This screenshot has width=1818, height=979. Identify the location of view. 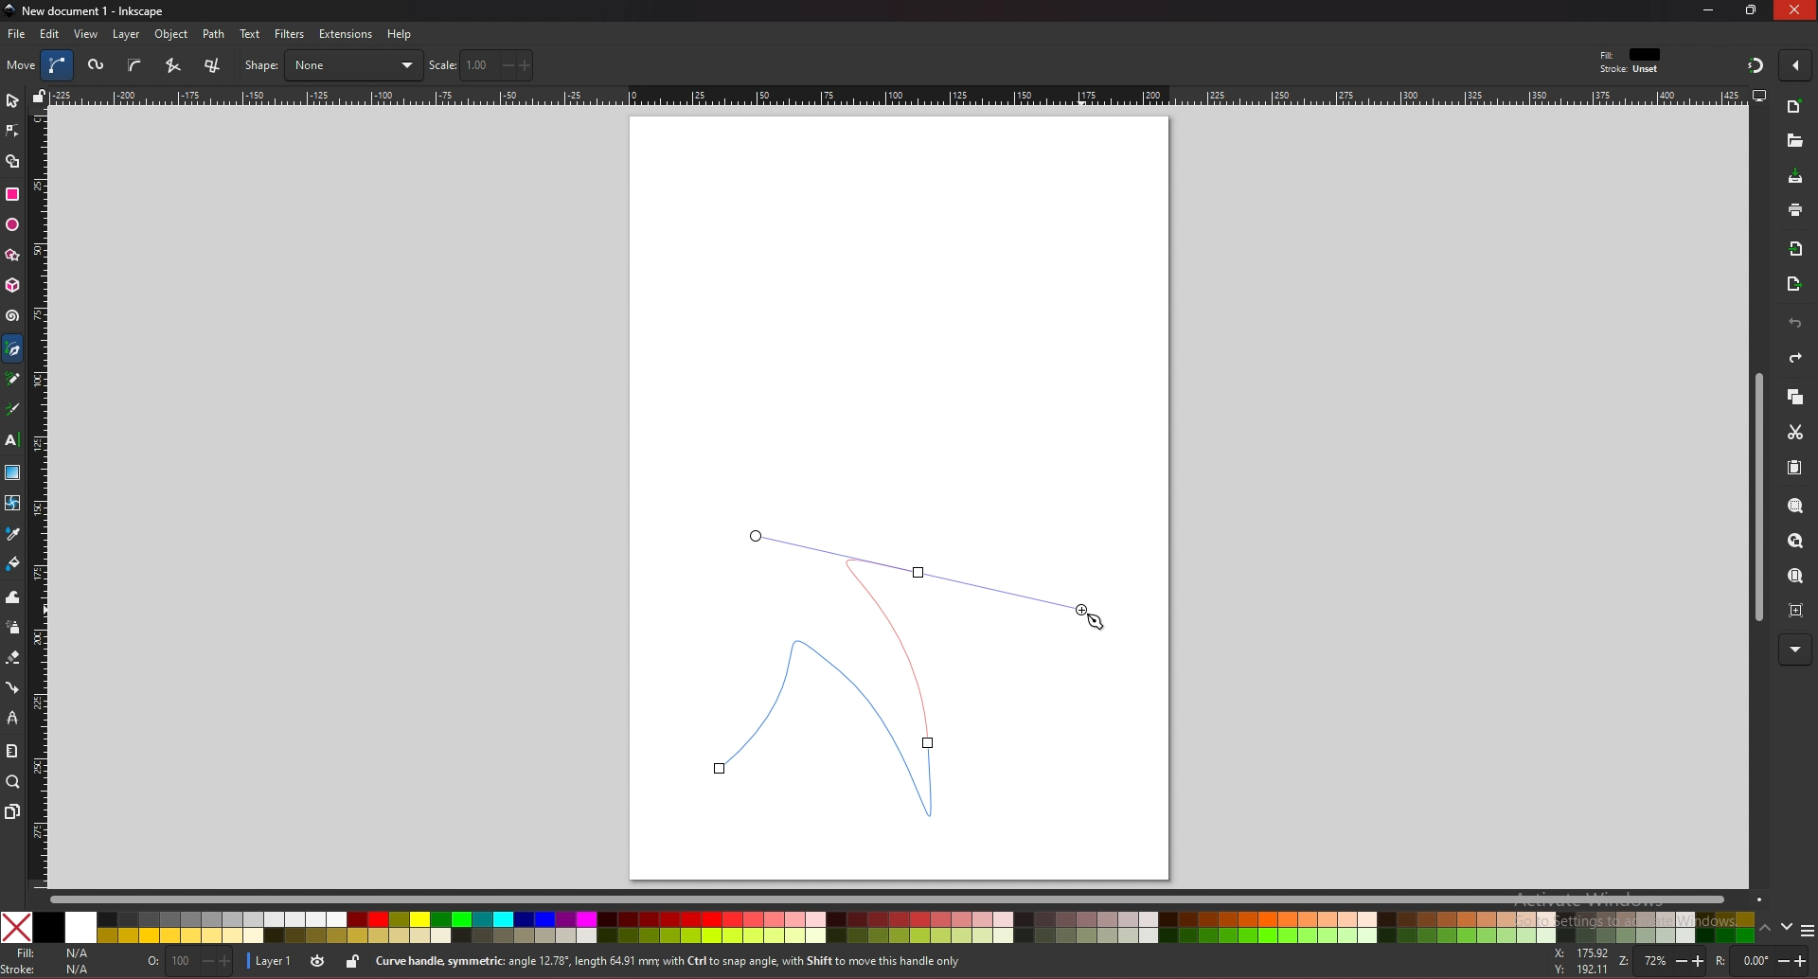
(87, 34).